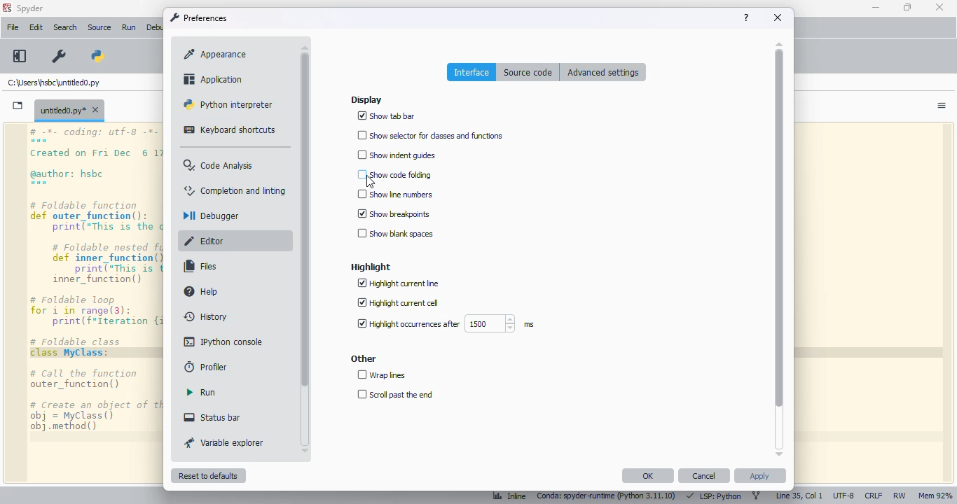 Image resolution: width=957 pixels, height=504 pixels. I want to click on logo, so click(6, 8).